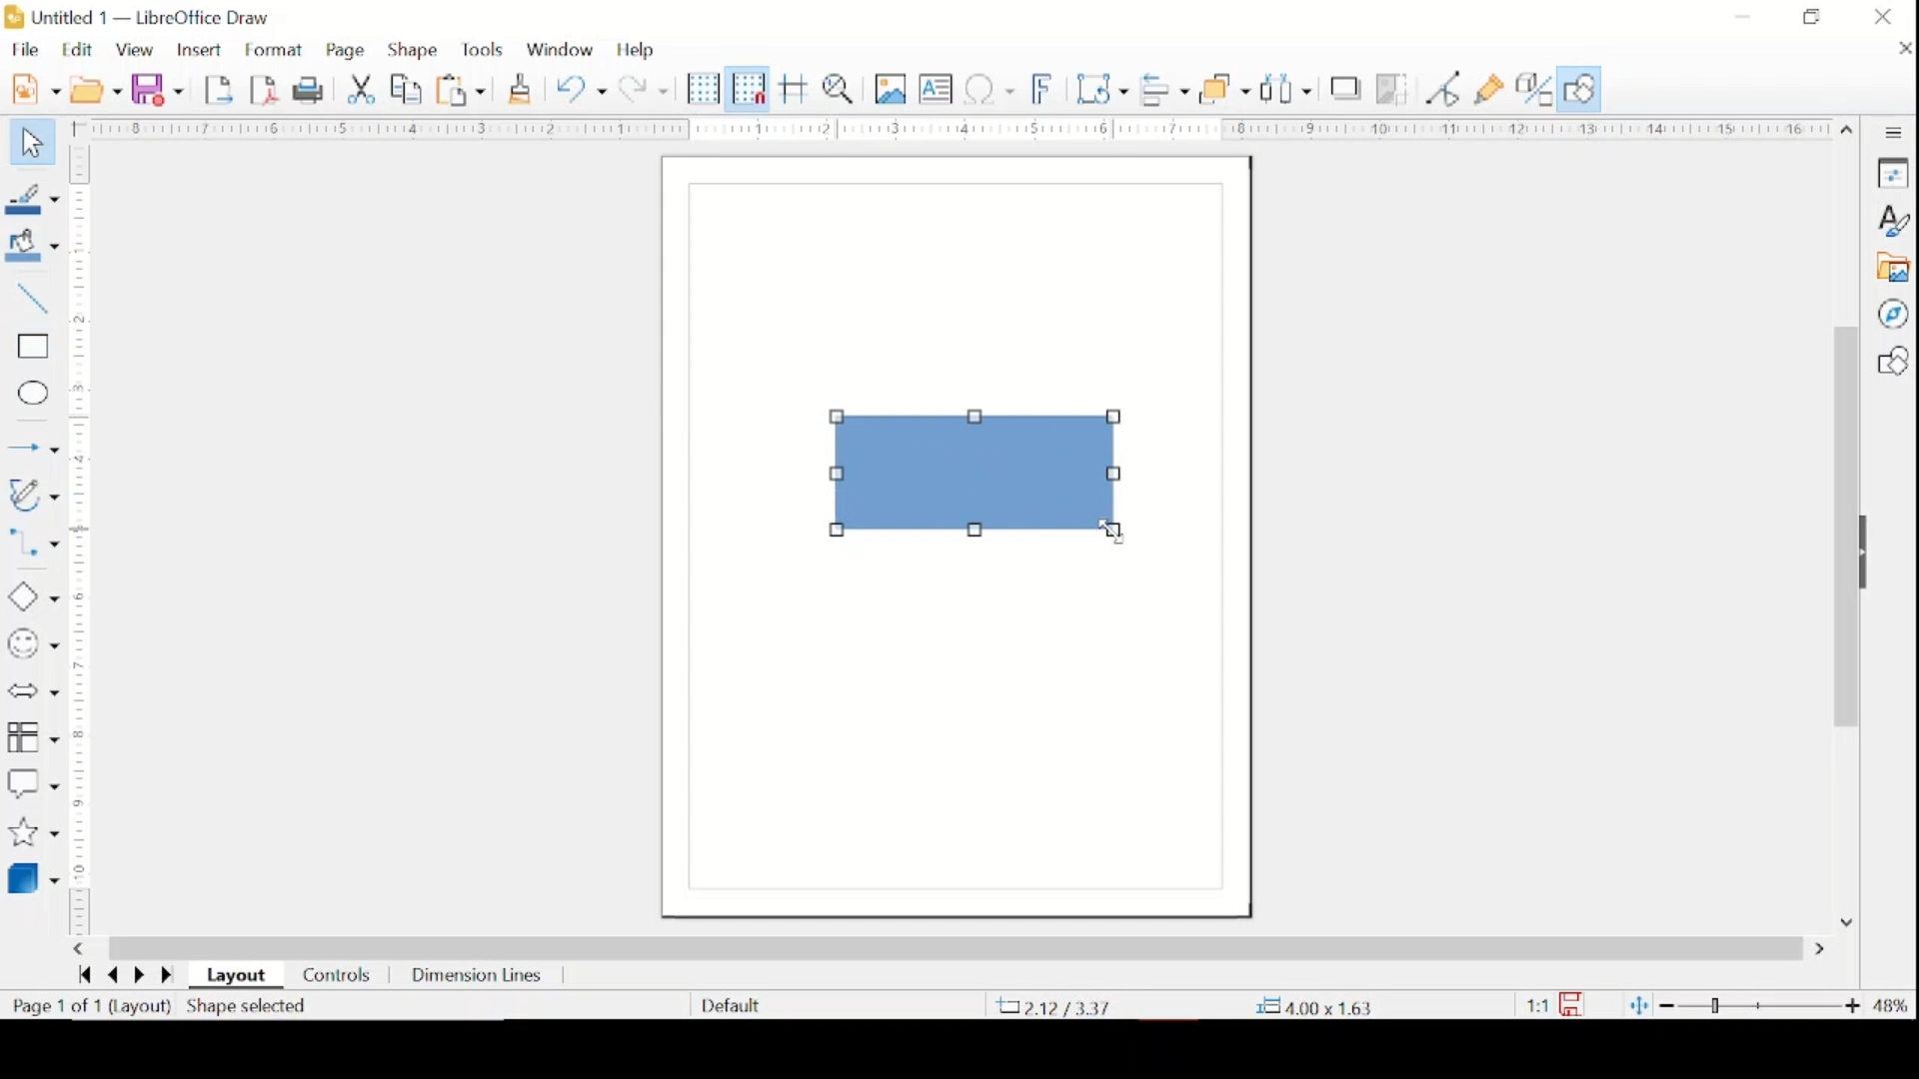 Image resolution: width=1919 pixels, height=1079 pixels. Describe the element at coordinates (704, 90) in the screenshot. I see `display grid` at that location.